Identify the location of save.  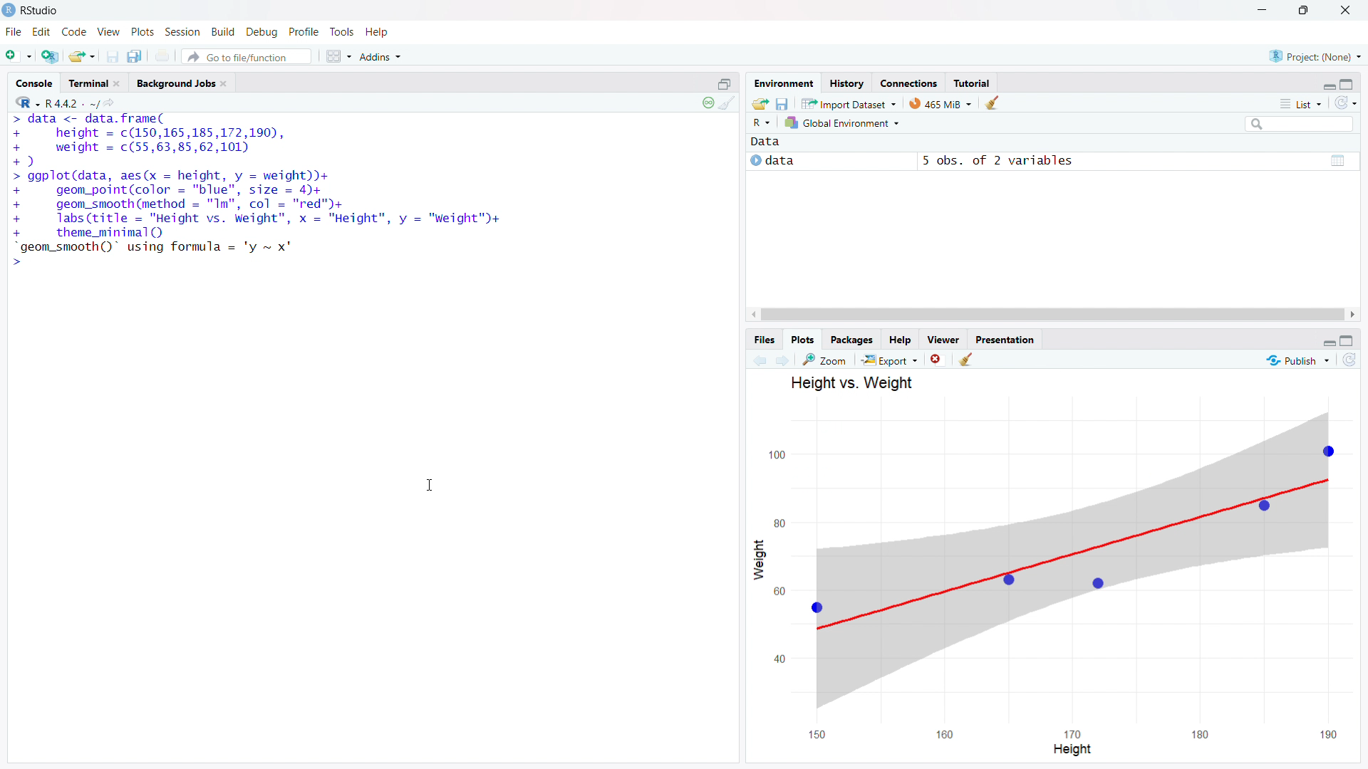
(113, 56).